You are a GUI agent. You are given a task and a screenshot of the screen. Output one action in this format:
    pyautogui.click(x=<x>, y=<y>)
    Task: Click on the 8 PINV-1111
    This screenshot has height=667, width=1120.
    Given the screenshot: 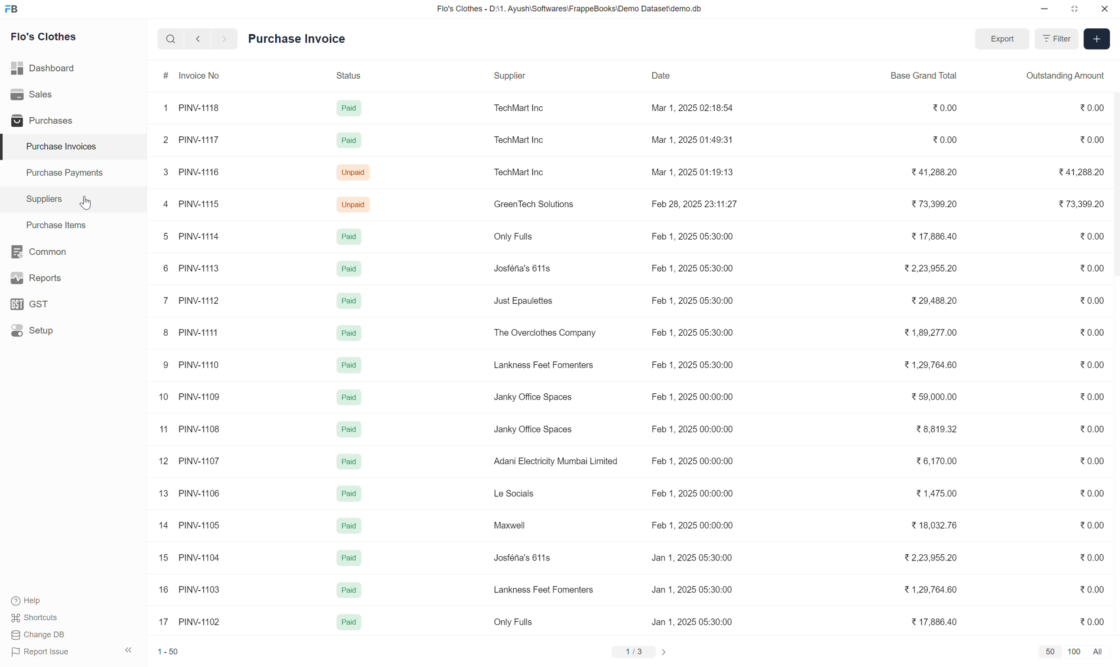 What is the action you would take?
    pyautogui.click(x=190, y=331)
    